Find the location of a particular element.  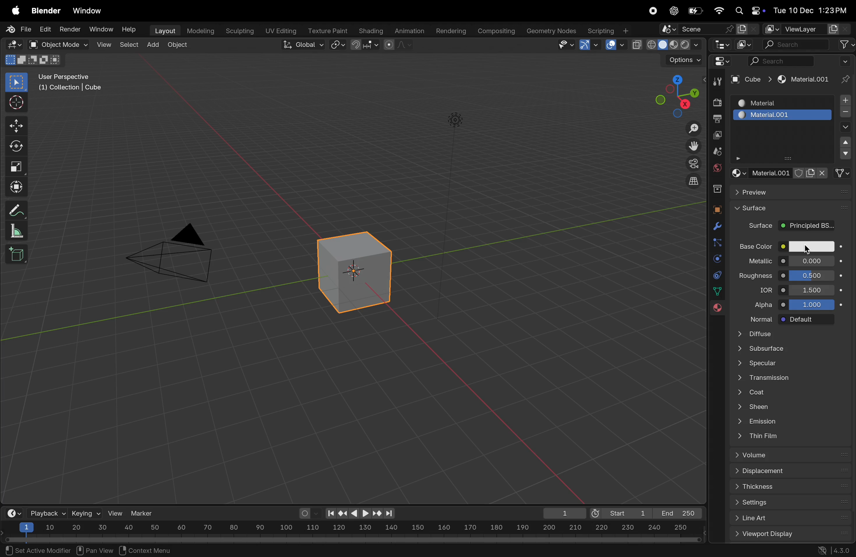

options is located at coordinates (679, 60).